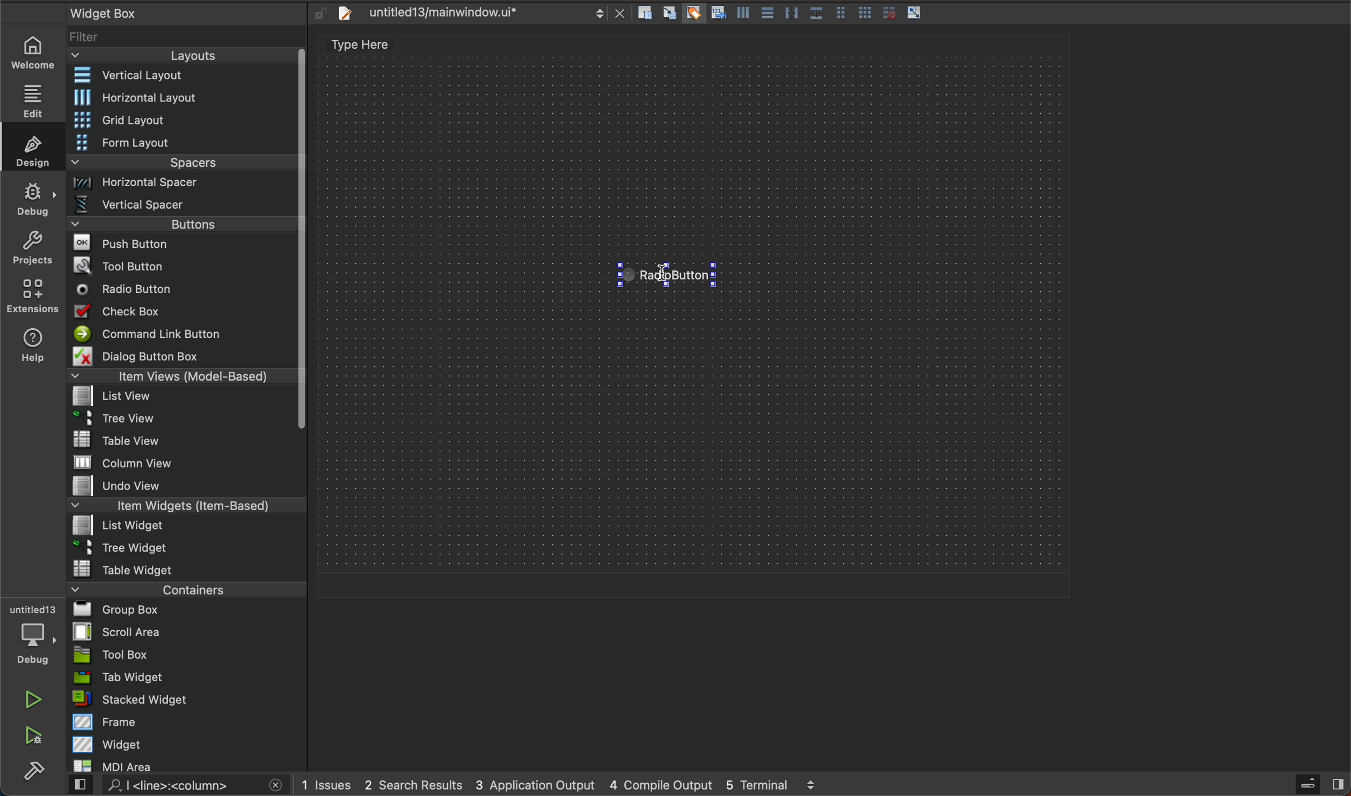 The height and width of the screenshot is (796, 1351). Describe the element at coordinates (184, 166) in the screenshot. I see `spacers` at that location.